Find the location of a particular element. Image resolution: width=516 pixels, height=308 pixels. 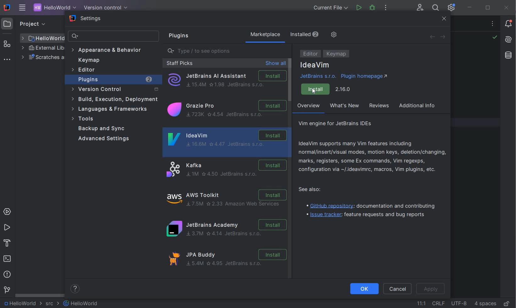

NOTIFICATIONS is located at coordinates (509, 23).